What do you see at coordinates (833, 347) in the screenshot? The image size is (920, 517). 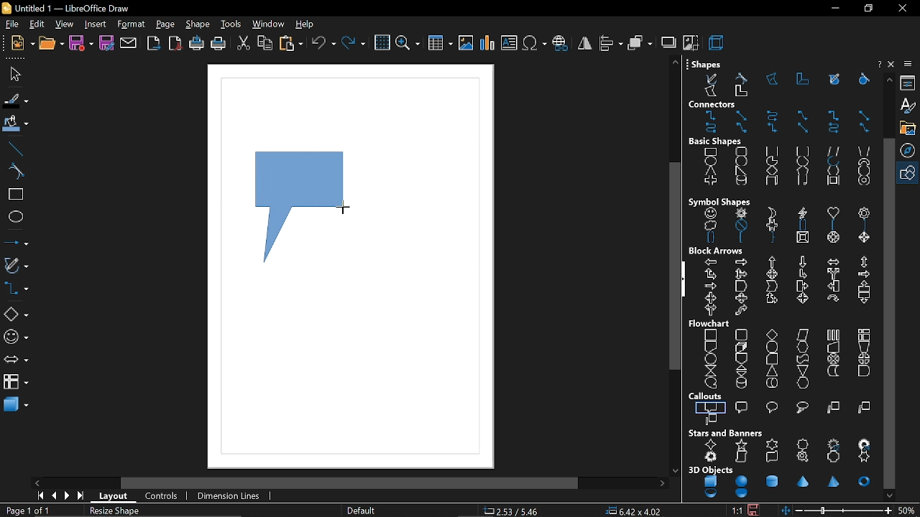 I see `manual input` at bounding box center [833, 347].